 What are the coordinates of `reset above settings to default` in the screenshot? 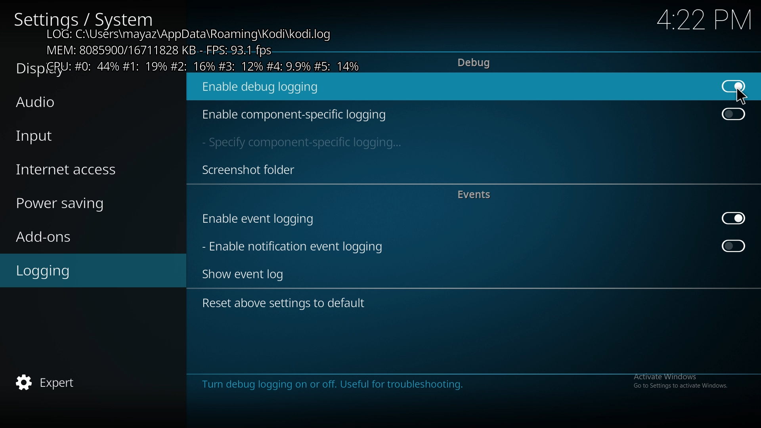 It's located at (291, 304).